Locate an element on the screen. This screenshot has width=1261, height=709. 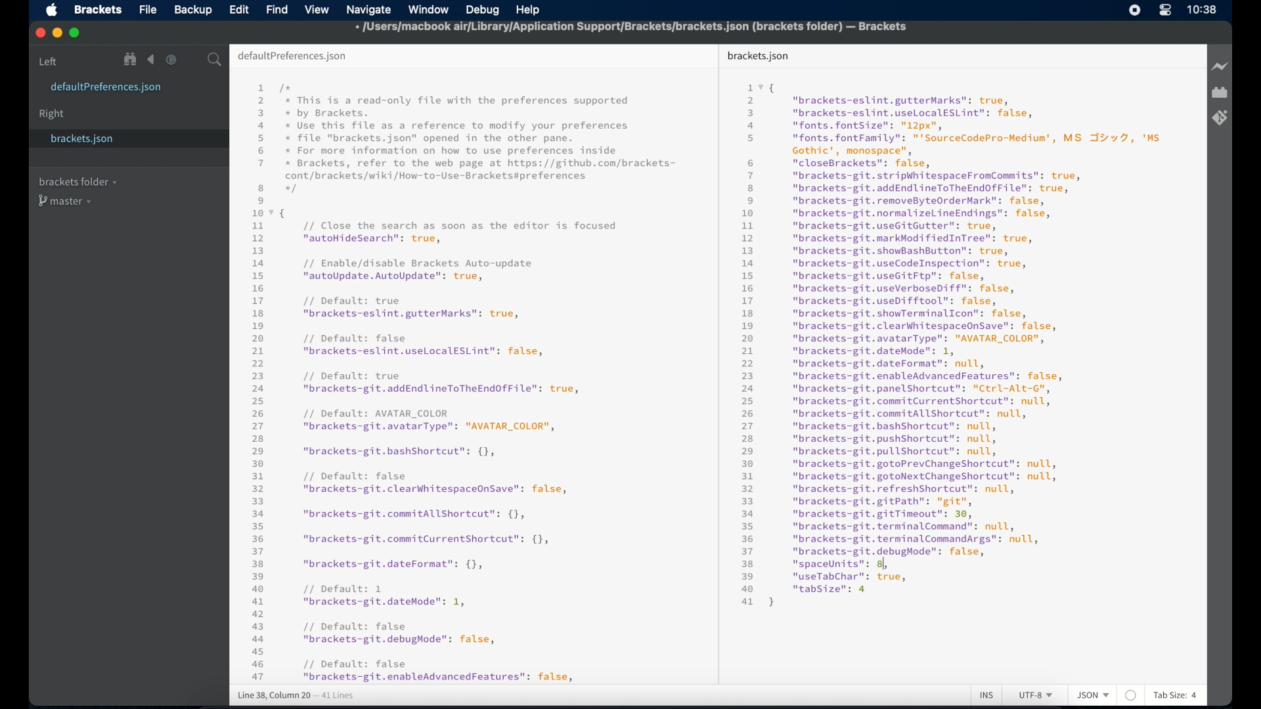
brackets  git extension is located at coordinates (1220, 118).